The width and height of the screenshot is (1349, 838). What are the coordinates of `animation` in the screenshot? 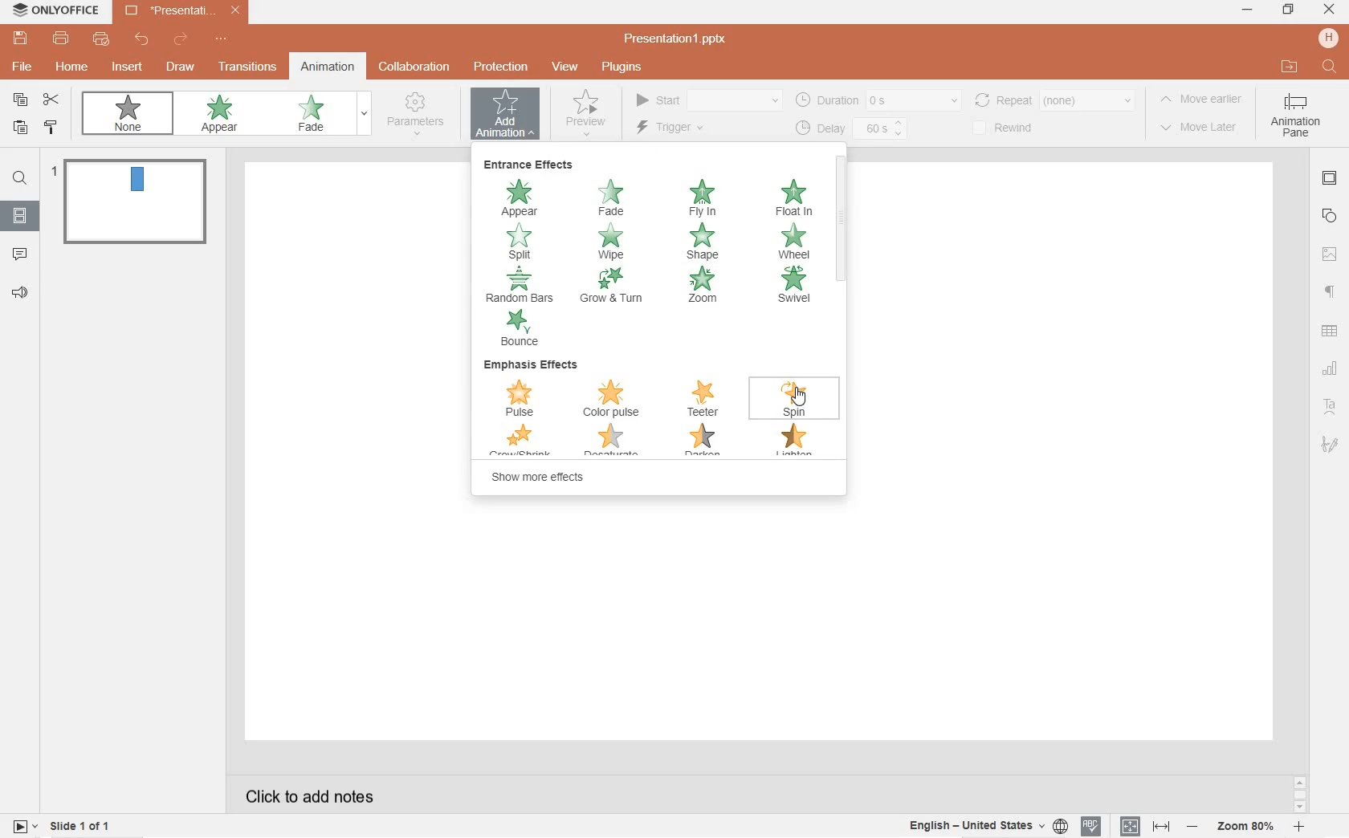 It's located at (328, 67).